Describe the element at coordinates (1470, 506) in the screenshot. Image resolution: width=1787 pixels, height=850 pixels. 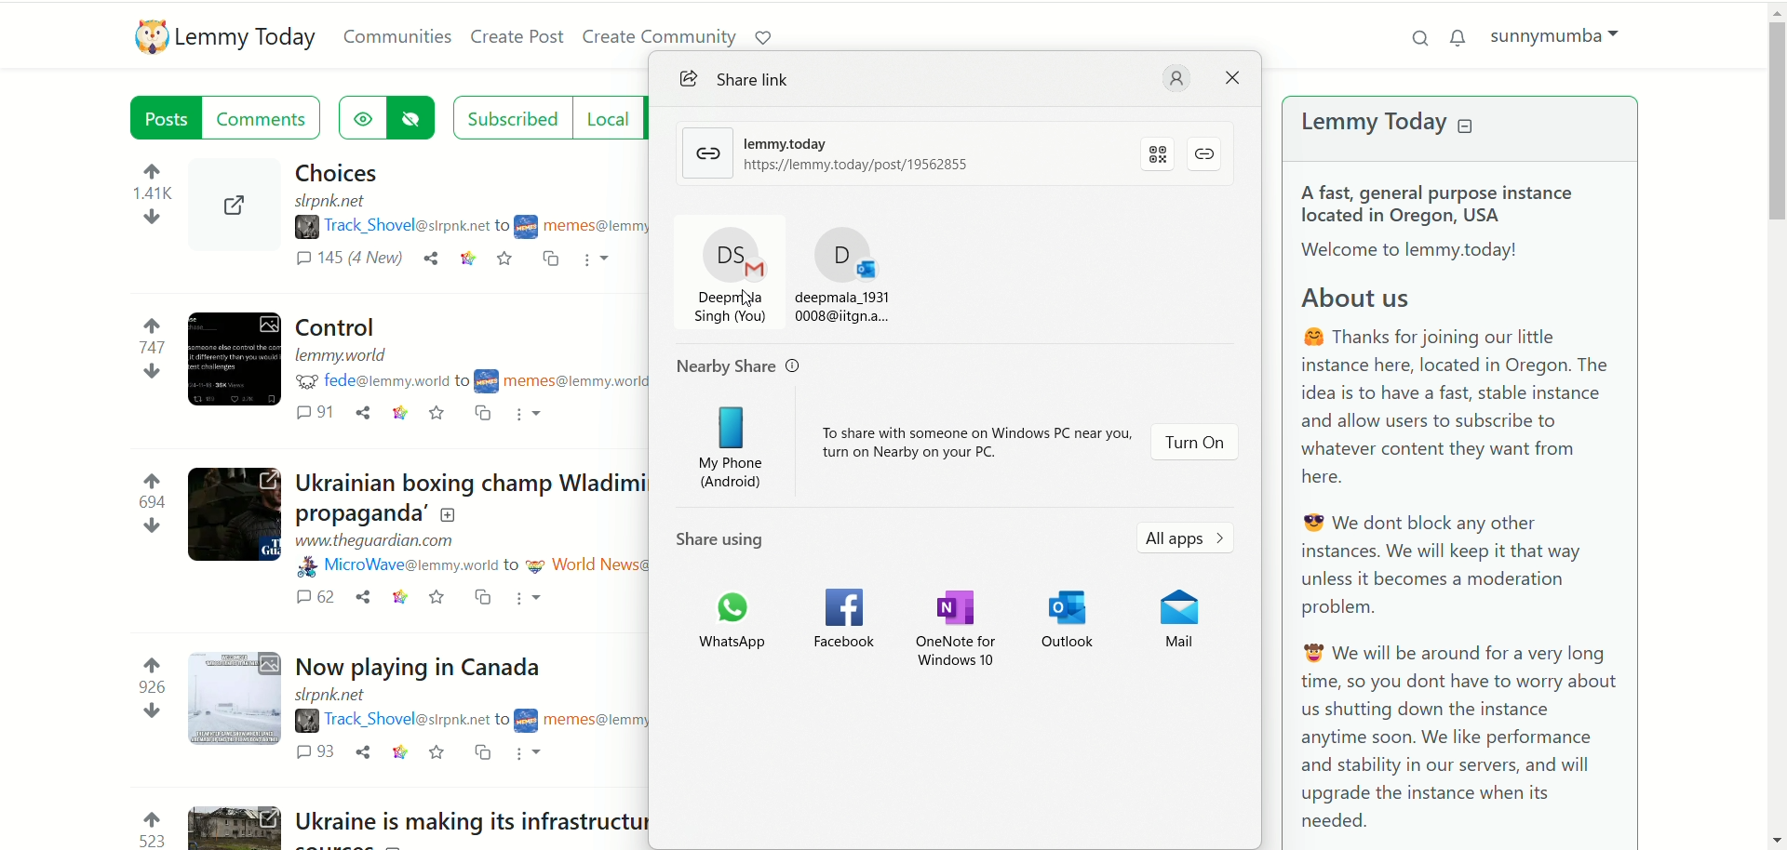
I see `A brief text about Lemmy Today` at that location.